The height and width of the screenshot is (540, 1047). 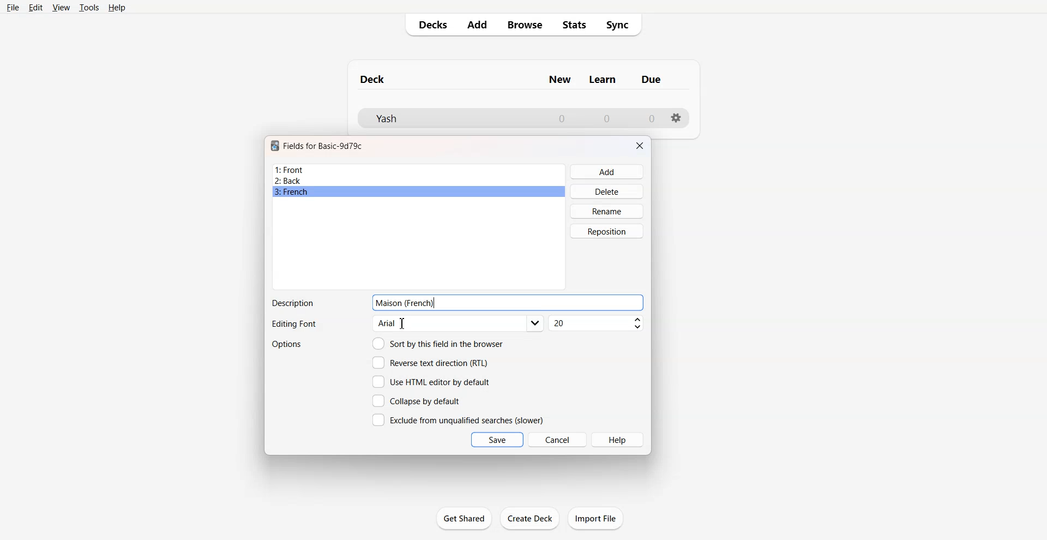 I want to click on Editing font options, so click(x=459, y=323).